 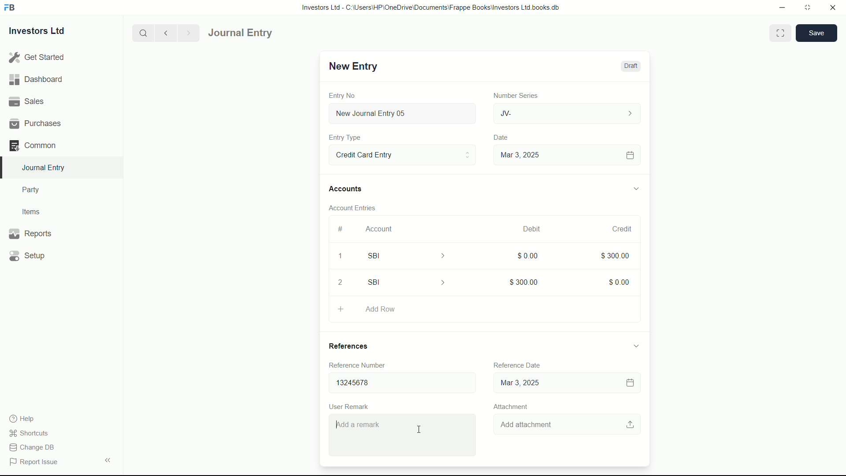 I want to click on #, so click(x=341, y=229).